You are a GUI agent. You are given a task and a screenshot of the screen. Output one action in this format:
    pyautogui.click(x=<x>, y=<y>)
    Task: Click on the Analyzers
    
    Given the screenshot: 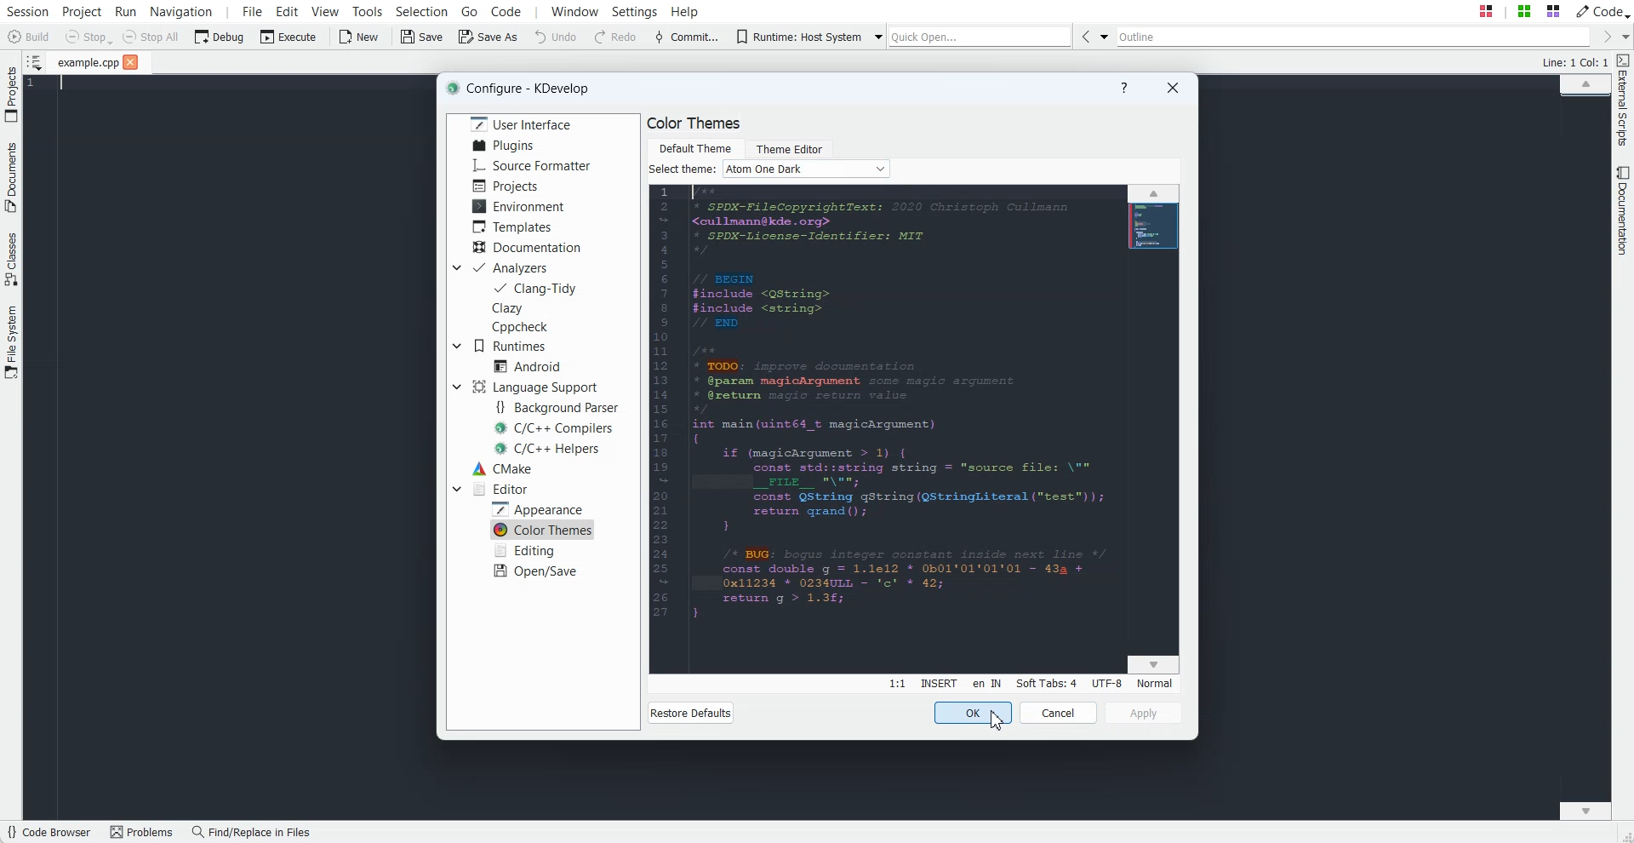 What is the action you would take?
    pyautogui.click(x=514, y=267)
    